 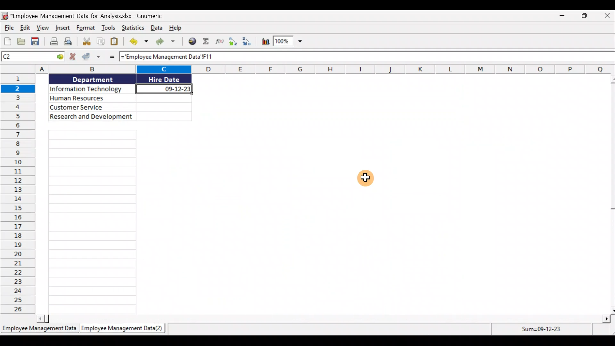 What do you see at coordinates (82, 15) in the screenshot?
I see `Document name` at bounding box center [82, 15].